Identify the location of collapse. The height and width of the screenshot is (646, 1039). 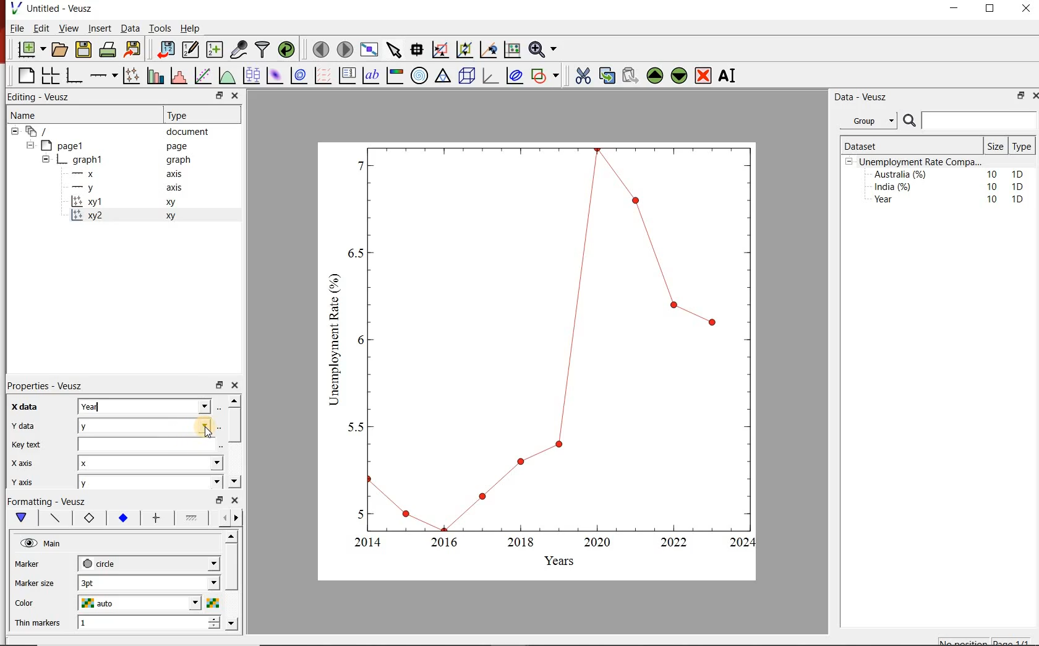
(14, 131).